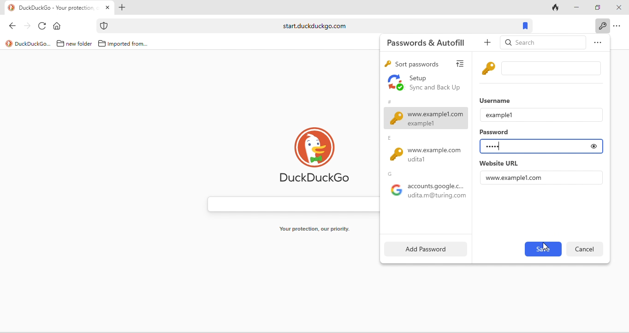 Image resolution: width=629 pixels, height=333 pixels. What do you see at coordinates (392, 174) in the screenshot?
I see `g` at bounding box center [392, 174].